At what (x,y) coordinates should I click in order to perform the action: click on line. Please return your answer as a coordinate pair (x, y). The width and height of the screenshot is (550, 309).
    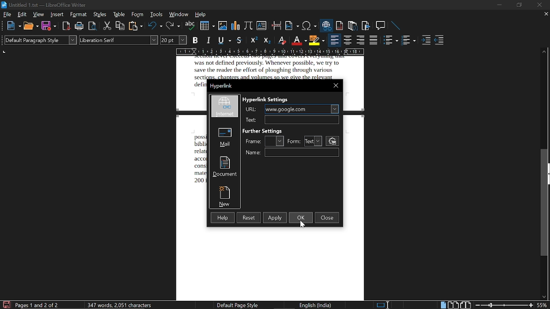
    Looking at the image, I should click on (396, 26).